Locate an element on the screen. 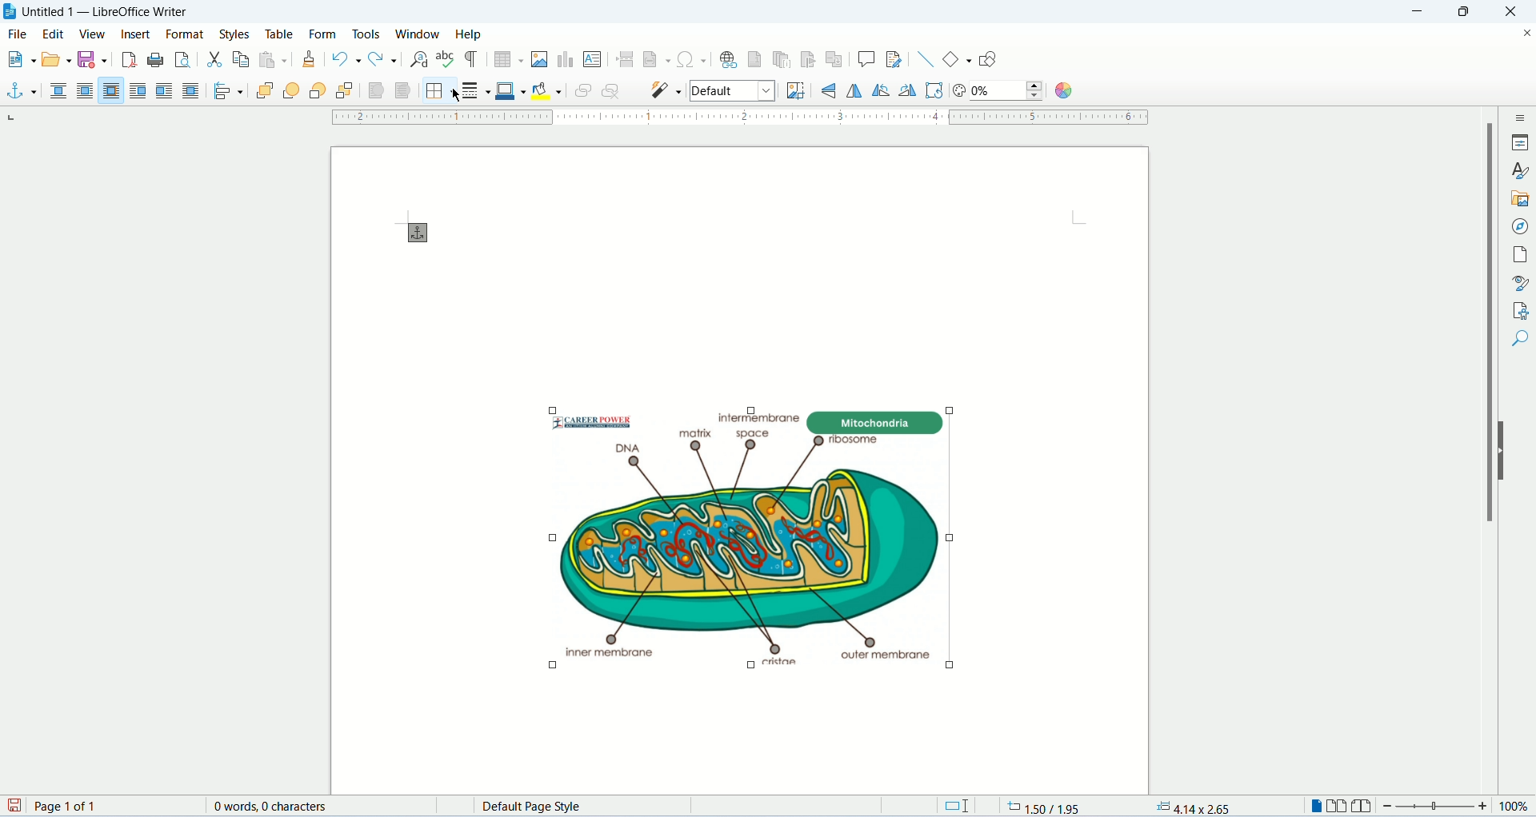 The width and height of the screenshot is (1536, 817). to background is located at coordinates (404, 92).